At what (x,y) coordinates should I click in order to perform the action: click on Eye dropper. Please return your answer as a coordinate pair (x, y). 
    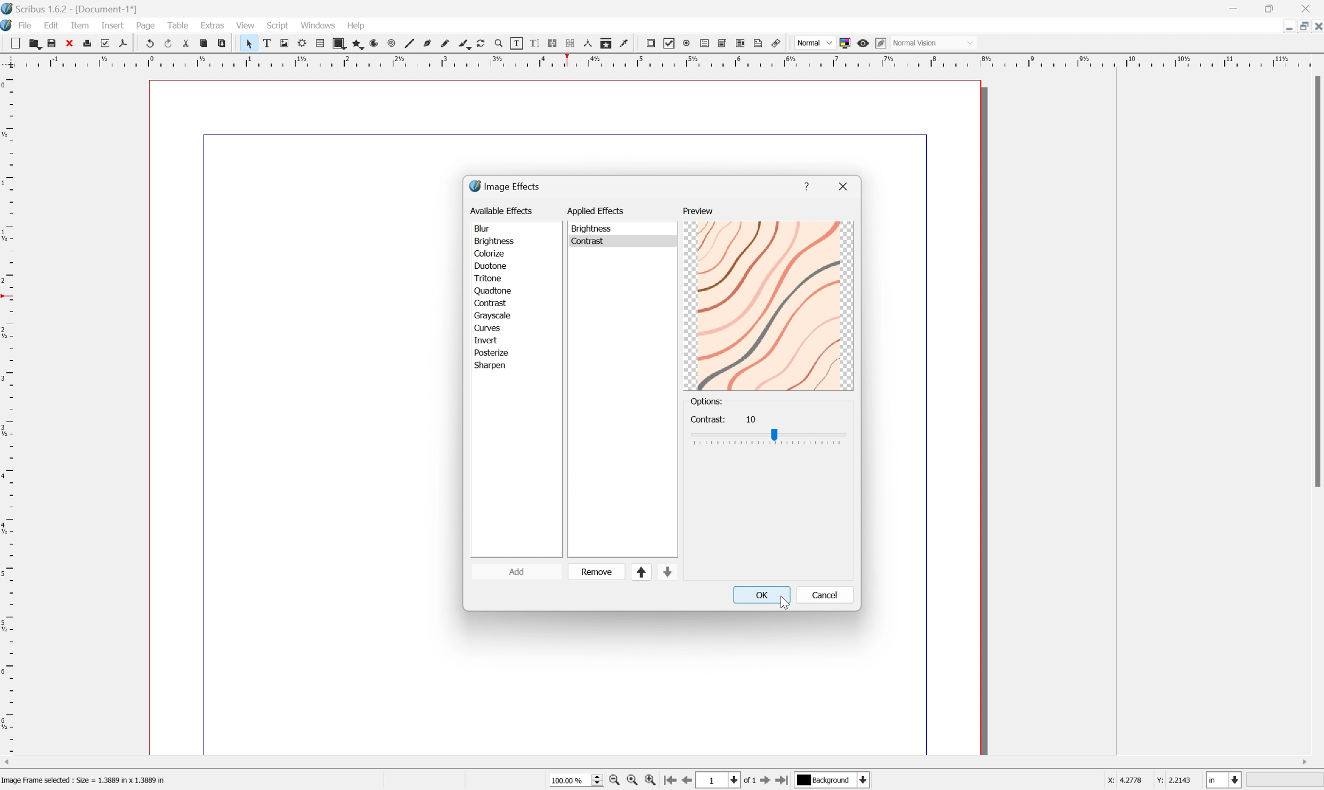
    Looking at the image, I should click on (628, 45).